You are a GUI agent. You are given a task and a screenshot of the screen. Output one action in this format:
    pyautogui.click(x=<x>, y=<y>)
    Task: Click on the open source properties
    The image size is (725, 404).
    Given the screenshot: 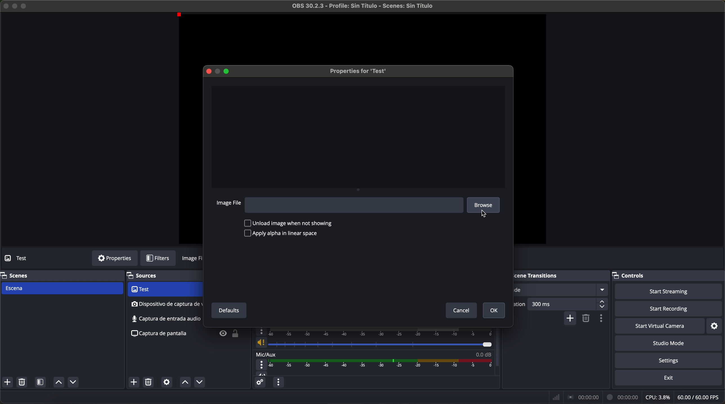 What is the action you would take?
    pyautogui.click(x=167, y=382)
    